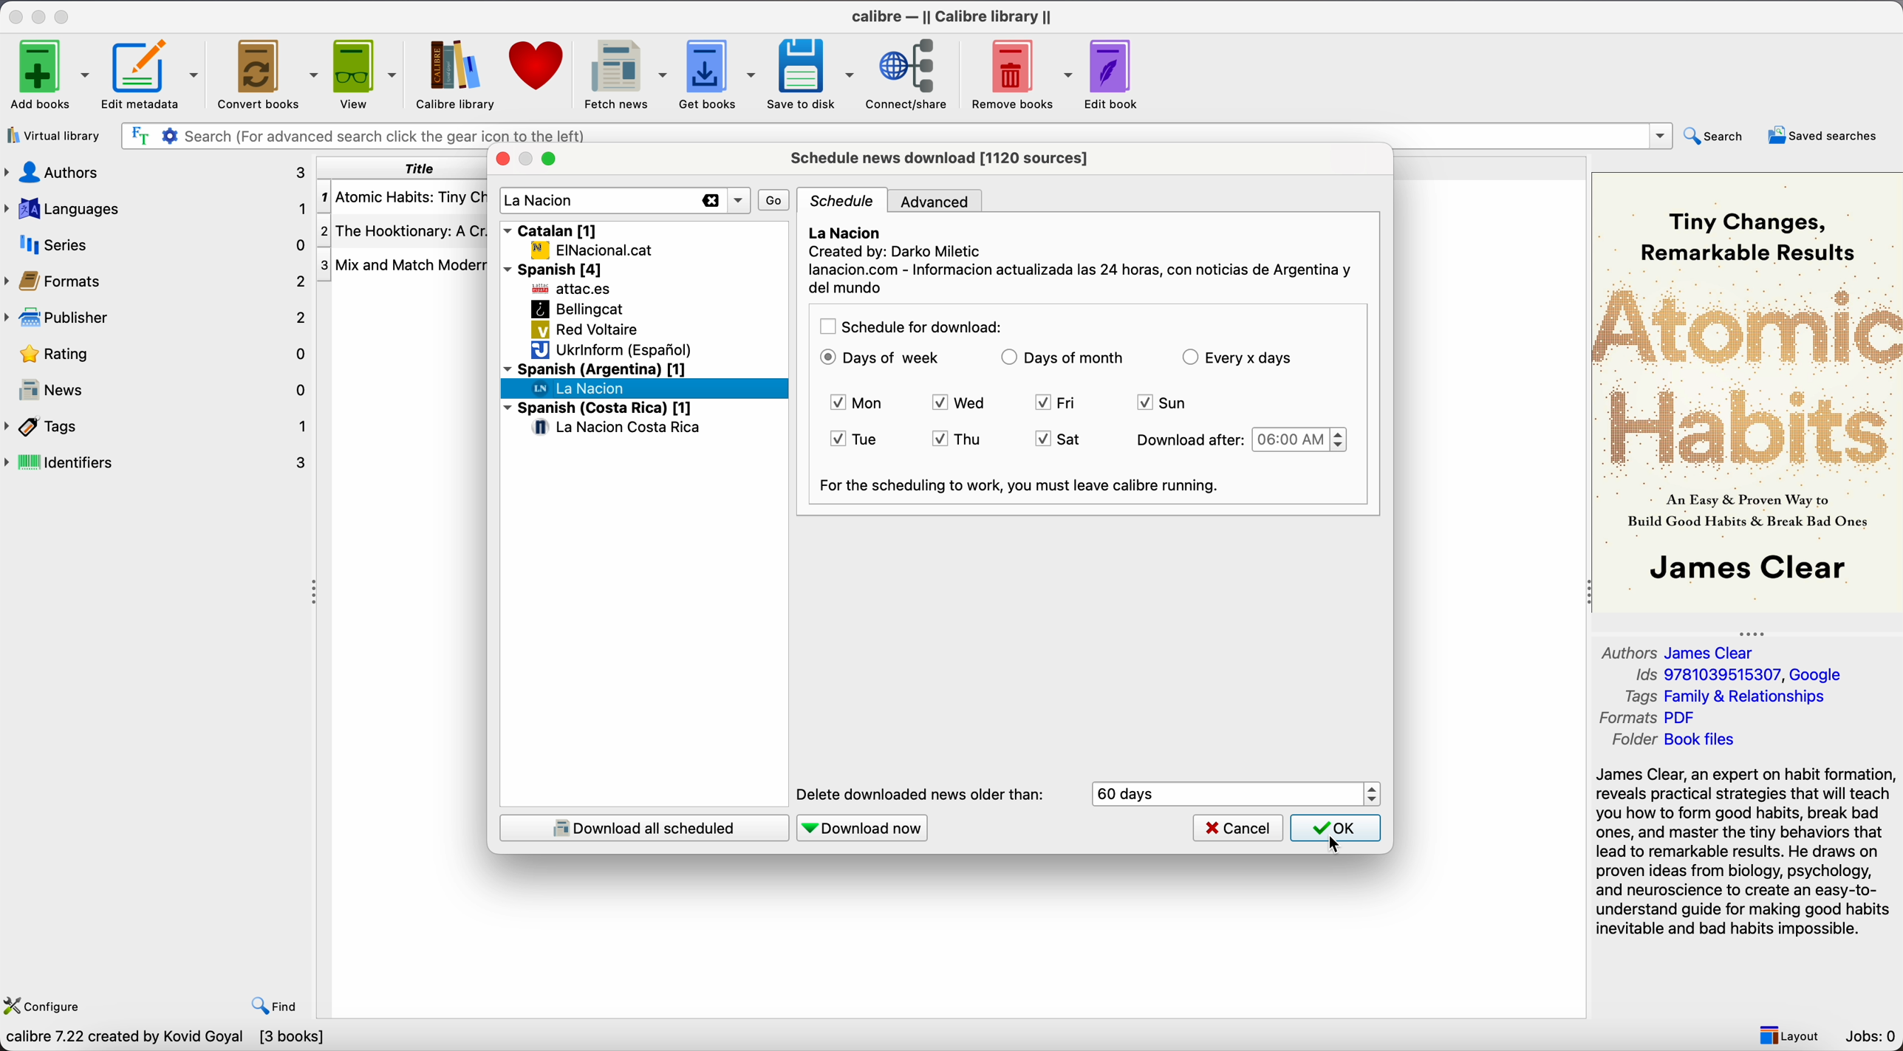  What do you see at coordinates (1743, 675) in the screenshot?
I see `Ids 9781039515307, Google` at bounding box center [1743, 675].